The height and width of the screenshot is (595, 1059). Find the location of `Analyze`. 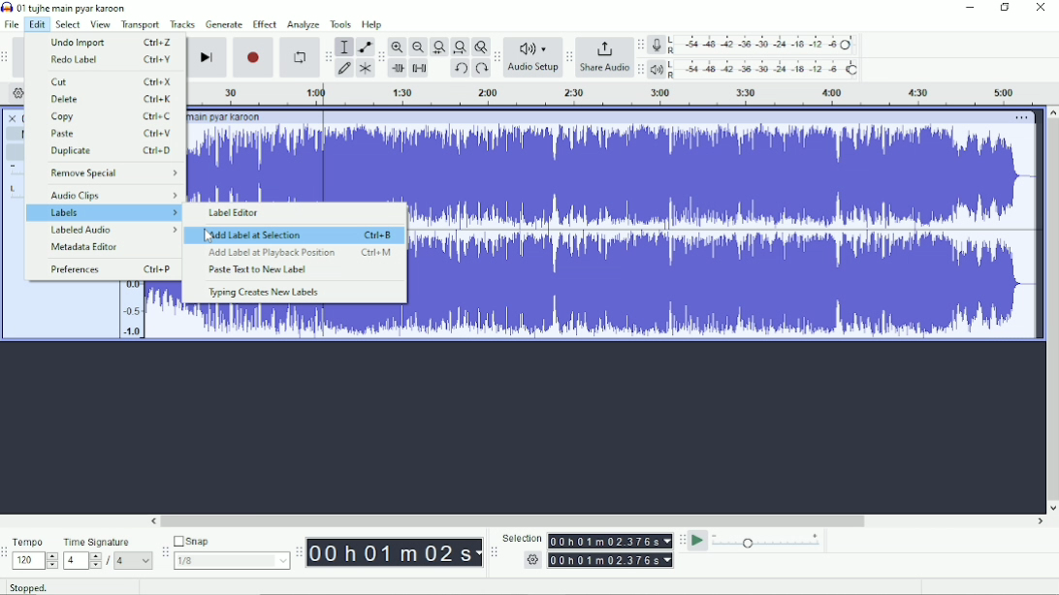

Analyze is located at coordinates (305, 25).